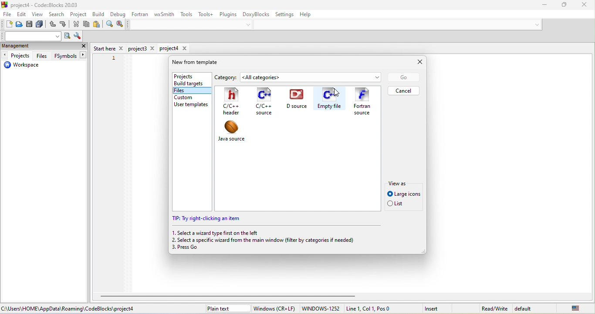 The width and height of the screenshot is (595, 314). Describe the element at coordinates (321, 309) in the screenshot. I see `windows-1252` at that location.